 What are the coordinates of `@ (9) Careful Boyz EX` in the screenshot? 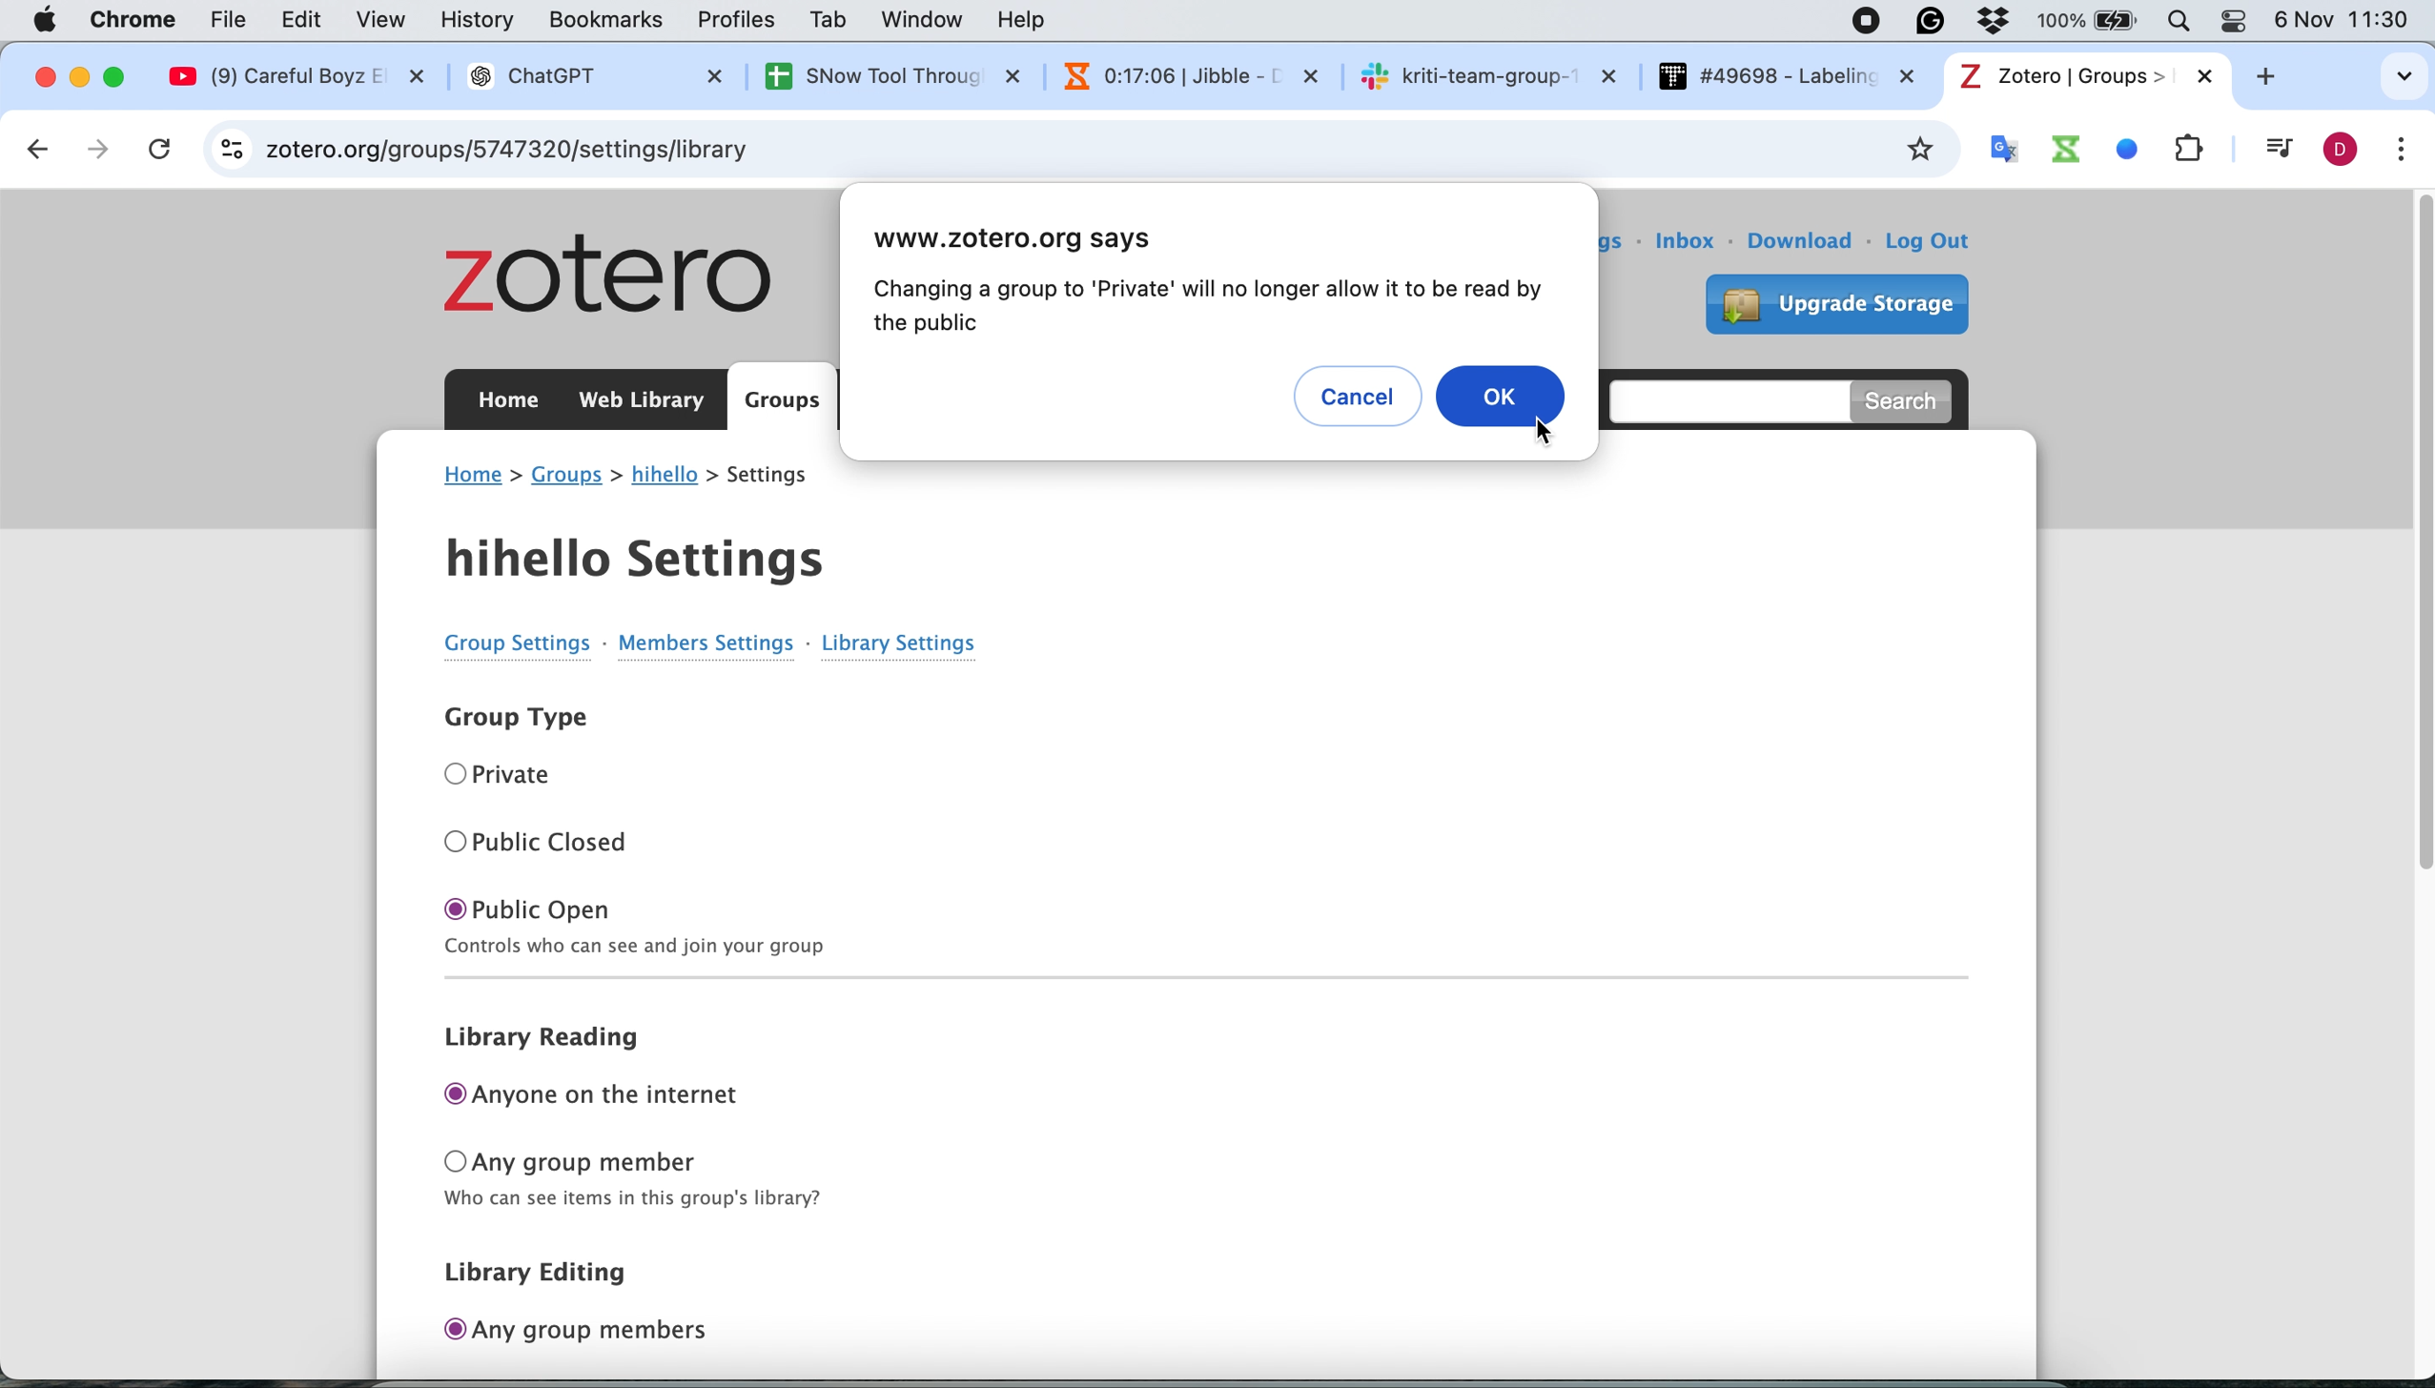 It's located at (307, 76).